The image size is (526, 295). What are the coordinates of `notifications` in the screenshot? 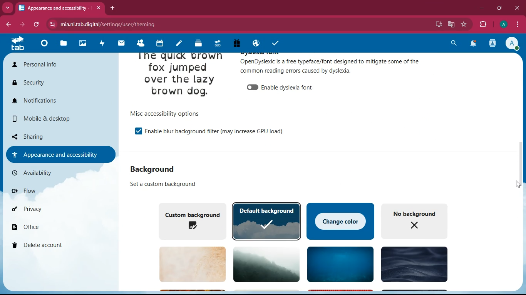 It's located at (474, 44).